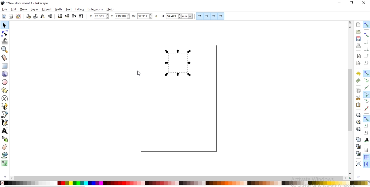  I want to click on new document 1 -Inksacpe, so click(27, 3).